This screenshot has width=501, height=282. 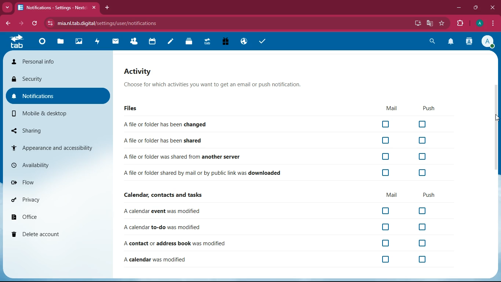 I want to click on google translate, so click(x=431, y=22).